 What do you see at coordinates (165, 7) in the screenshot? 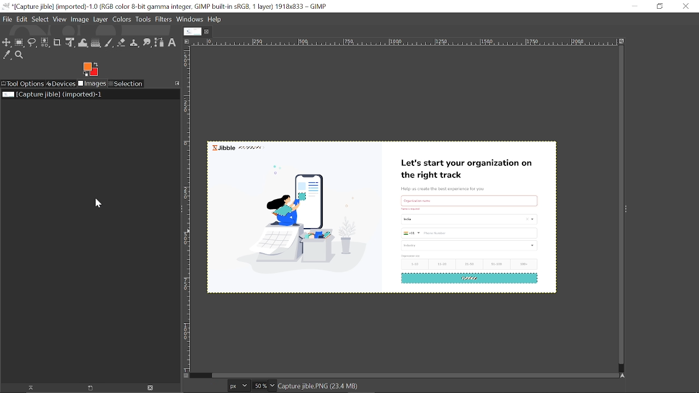
I see `Current window` at bounding box center [165, 7].